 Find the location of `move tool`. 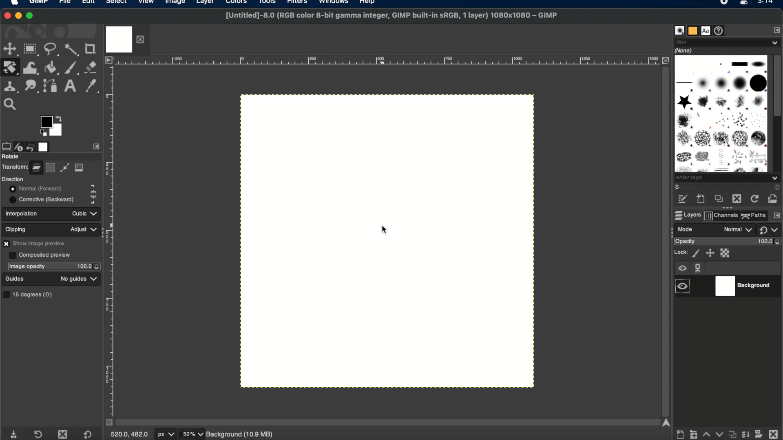

move tool is located at coordinates (10, 49).